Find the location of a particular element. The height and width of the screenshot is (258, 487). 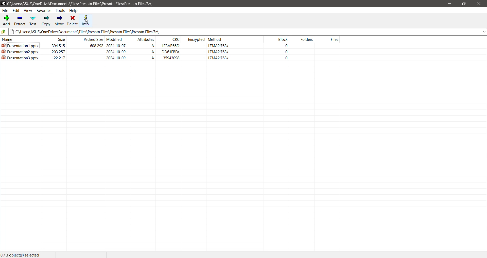

1e3ab660 is located at coordinates (172, 46).